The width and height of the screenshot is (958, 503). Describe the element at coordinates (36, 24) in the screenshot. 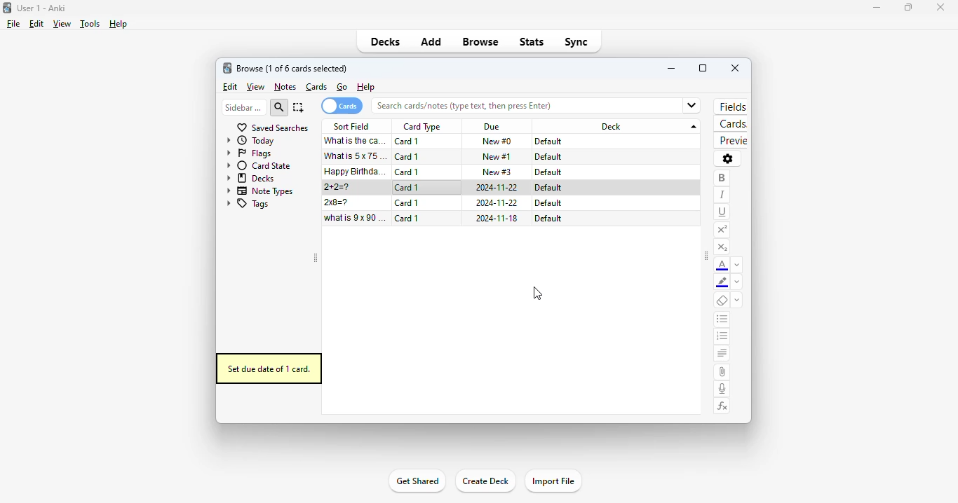

I see `edit` at that location.